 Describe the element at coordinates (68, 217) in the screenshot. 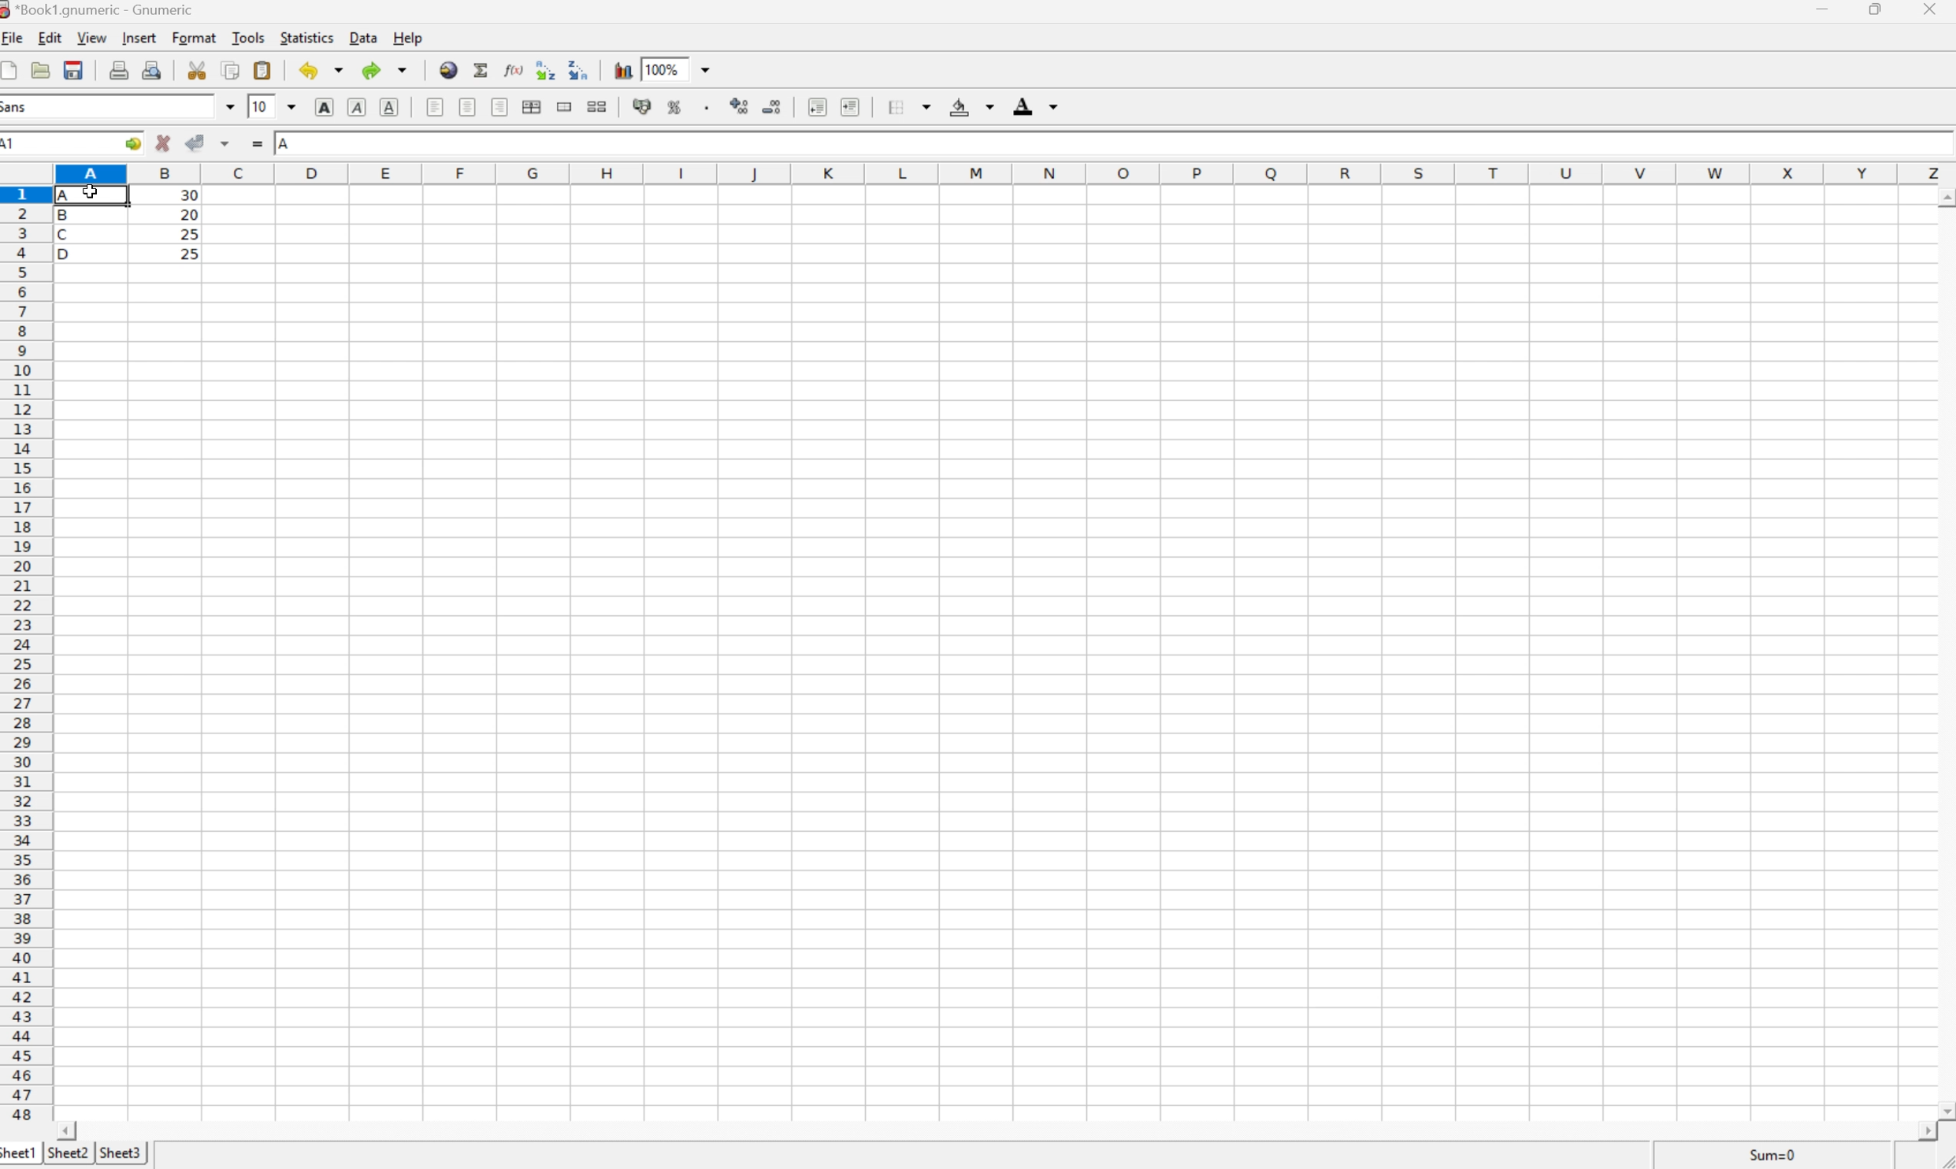

I see `B` at that location.